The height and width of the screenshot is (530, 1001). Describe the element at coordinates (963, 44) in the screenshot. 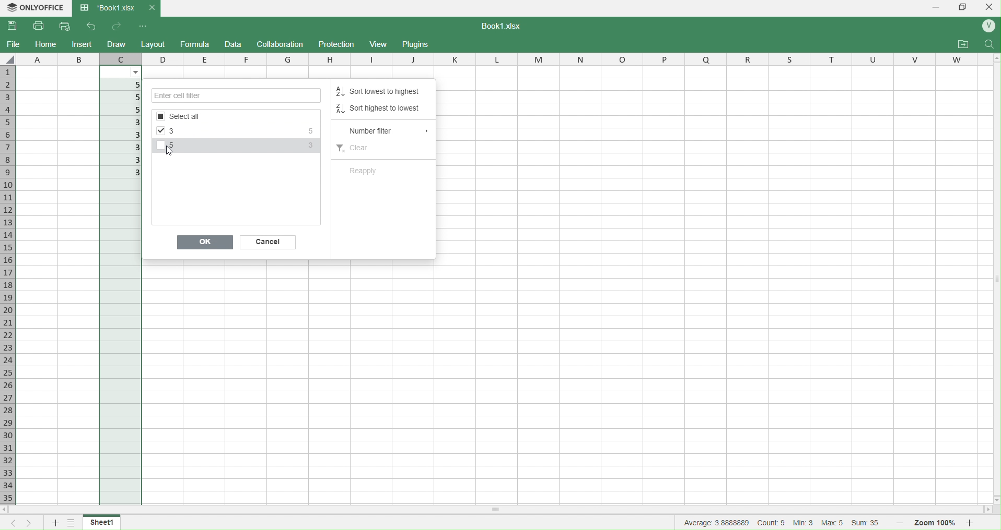

I see `Open File location` at that location.